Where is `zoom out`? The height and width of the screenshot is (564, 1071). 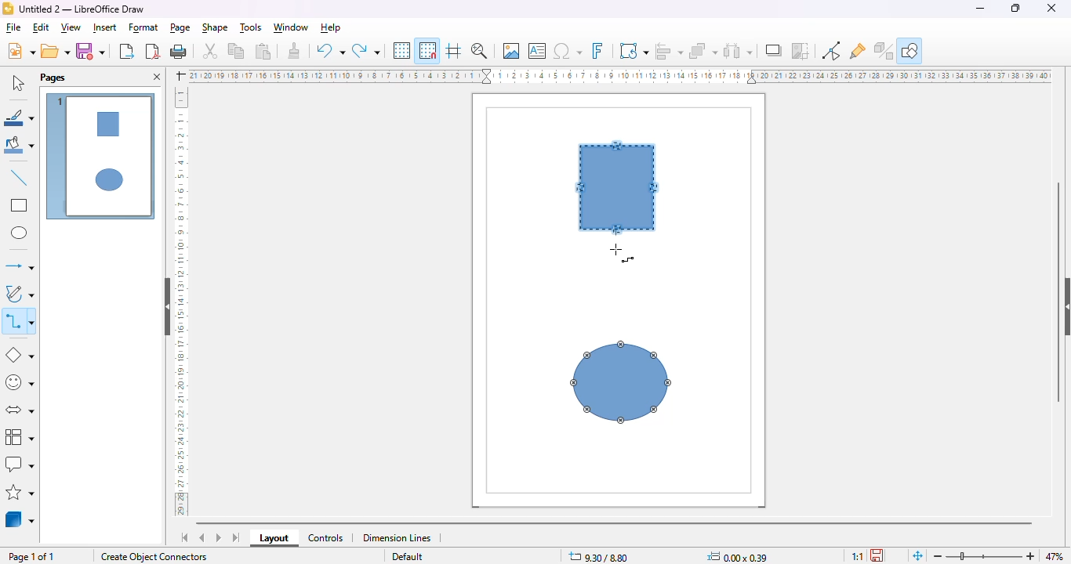 zoom out is located at coordinates (939, 556).